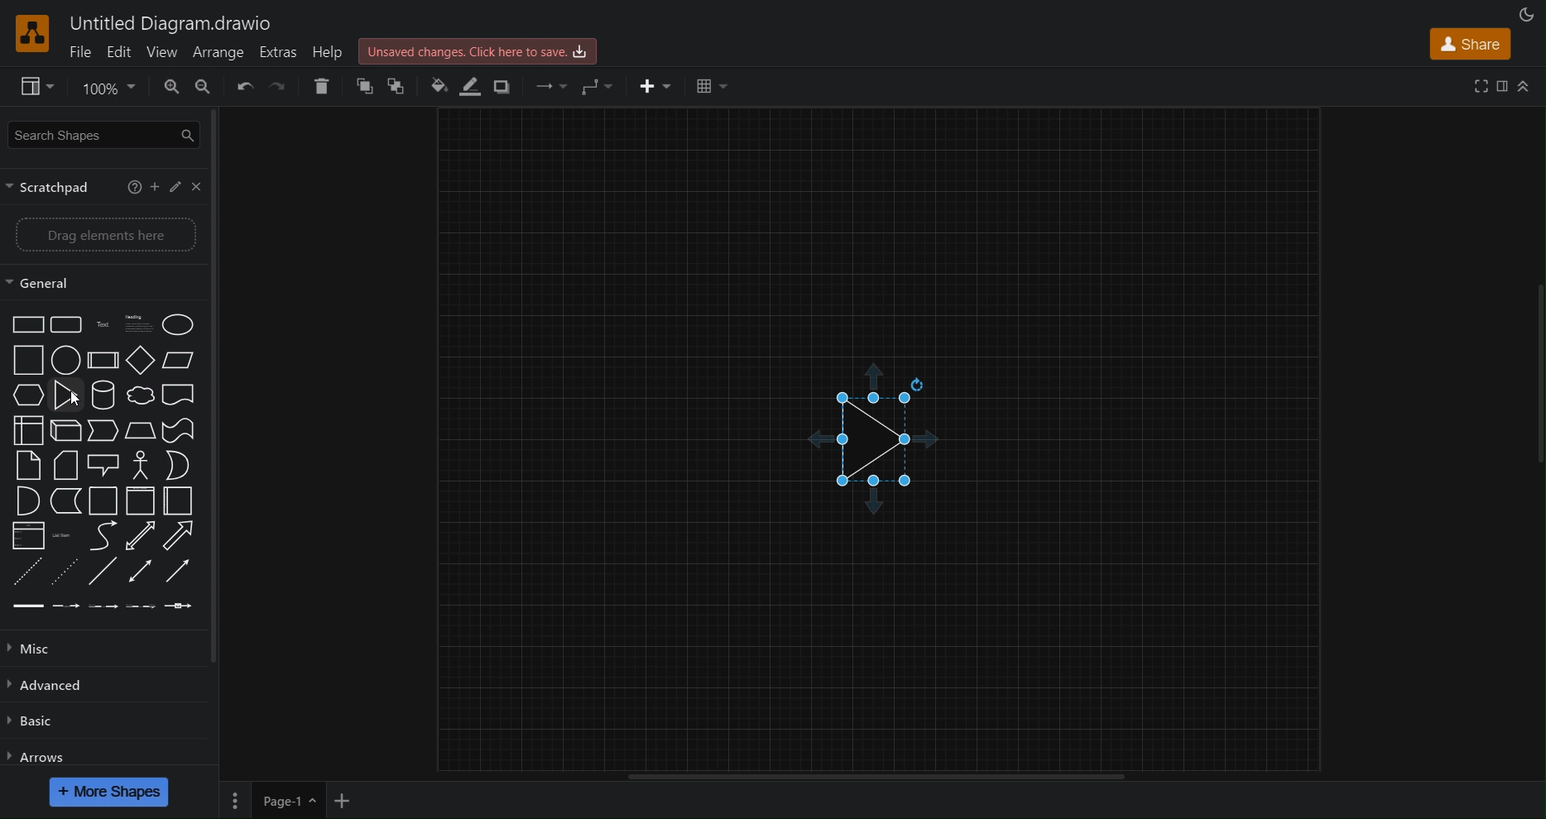 Image resolution: width=1546 pixels, height=819 pixels. I want to click on Scrollbar, so click(874, 778).